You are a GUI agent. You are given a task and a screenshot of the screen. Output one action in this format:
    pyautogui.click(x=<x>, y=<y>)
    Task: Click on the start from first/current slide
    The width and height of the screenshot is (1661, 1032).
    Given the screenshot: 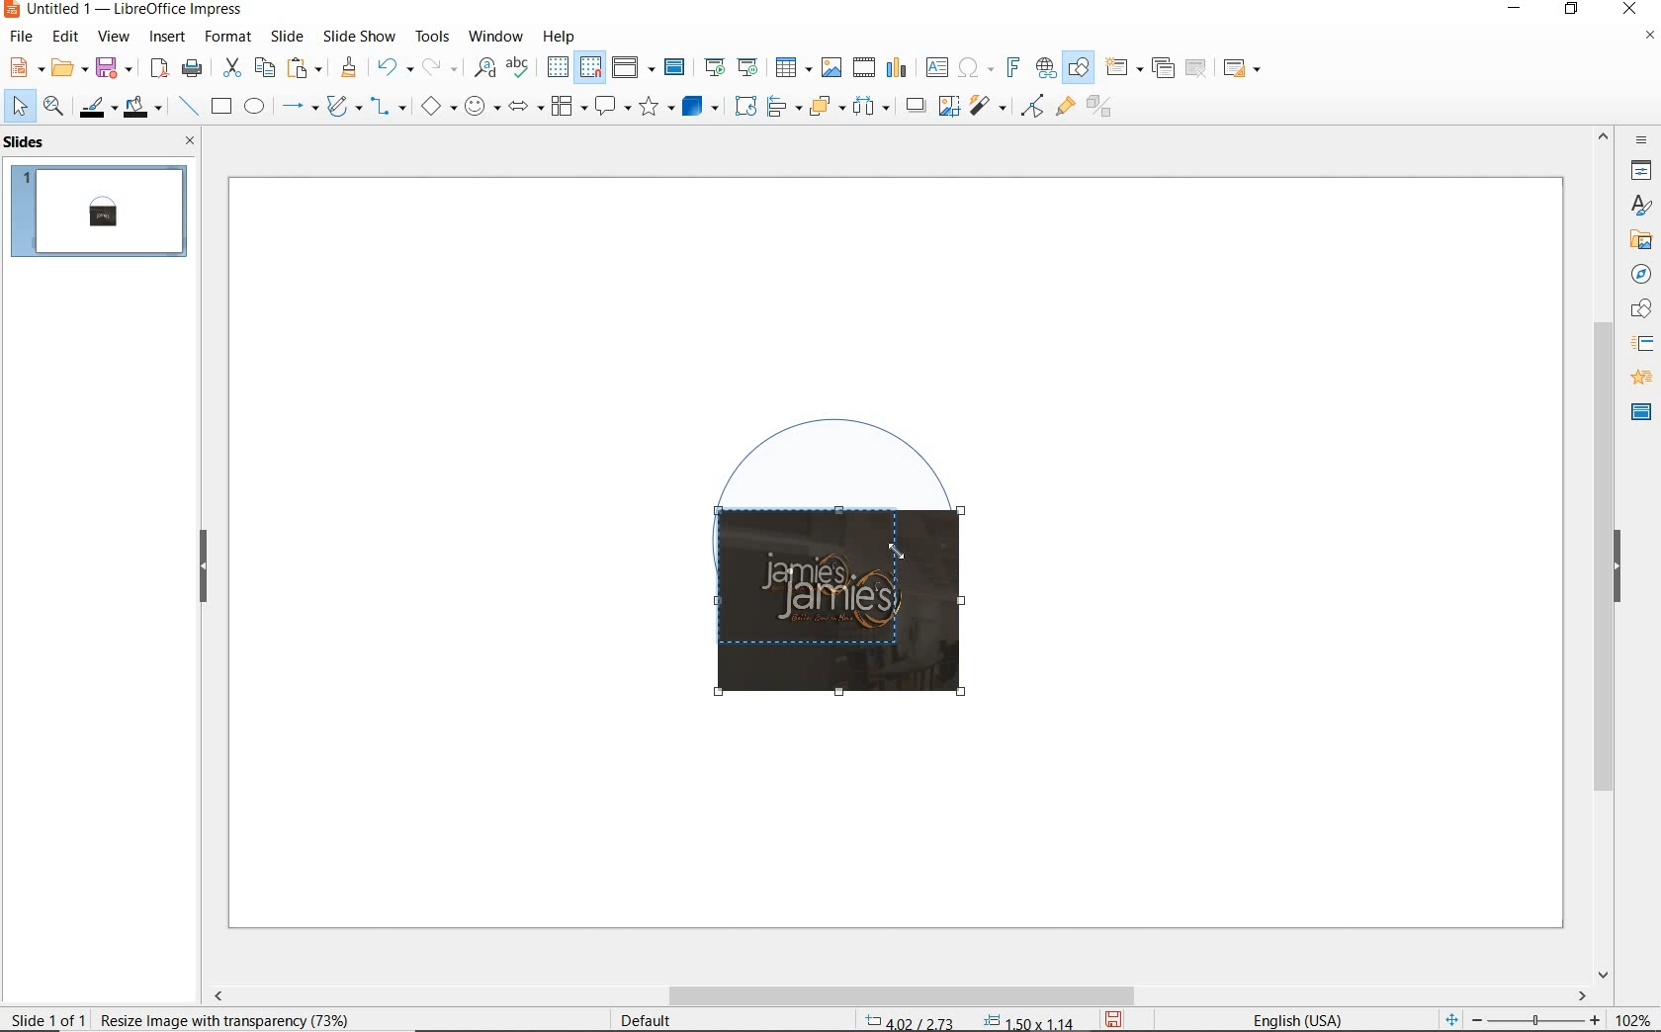 What is the action you would take?
    pyautogui.click(x=731, y=65)
    